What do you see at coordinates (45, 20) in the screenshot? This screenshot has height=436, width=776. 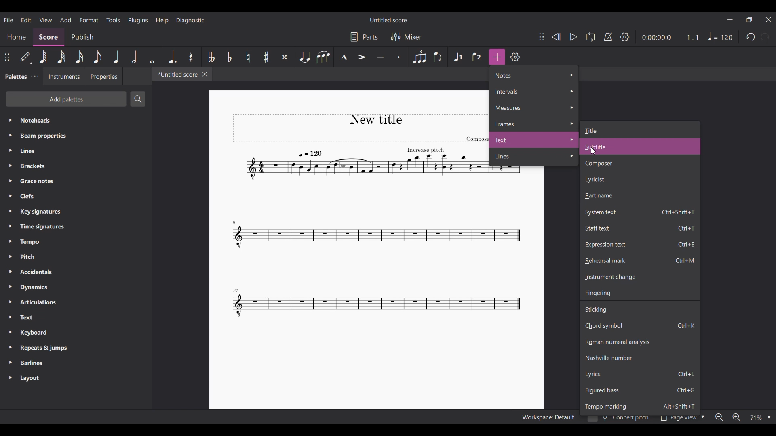 I see `View menu` at bounding box center [45, 20].